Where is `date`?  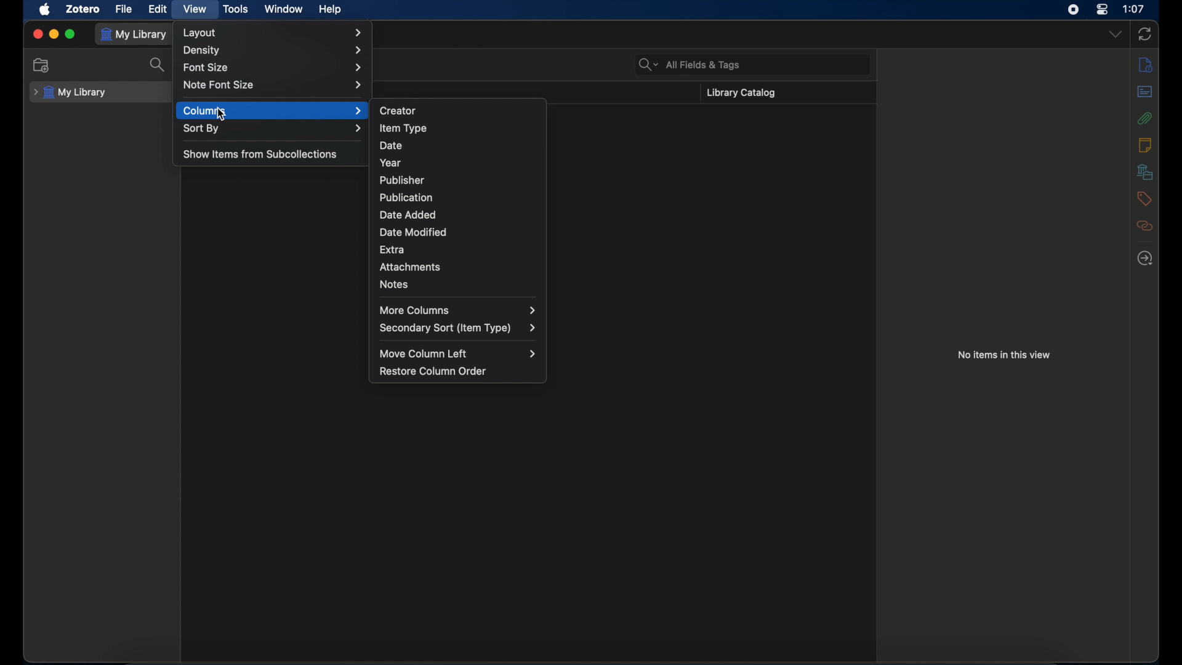
date is located at coordinates (390, 145).